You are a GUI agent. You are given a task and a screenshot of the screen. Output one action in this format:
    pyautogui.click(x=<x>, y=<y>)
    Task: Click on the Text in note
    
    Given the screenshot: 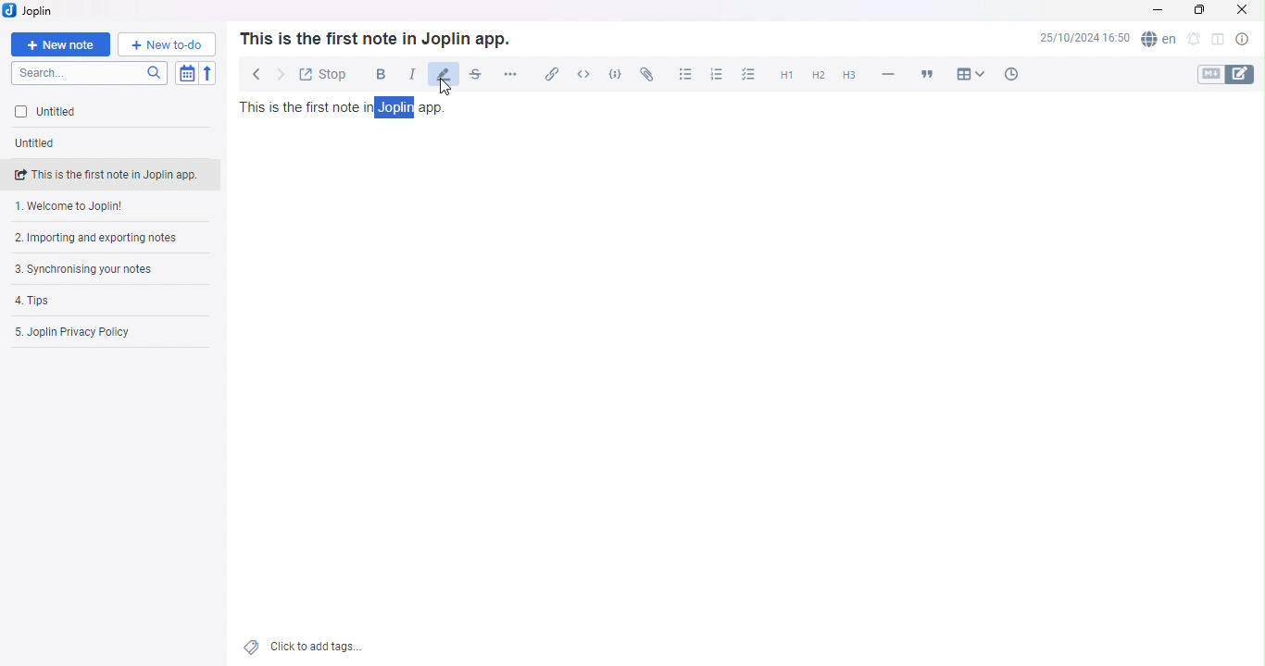 What is the action you would take?
    pyautogui.click(x=345, y=107)
    